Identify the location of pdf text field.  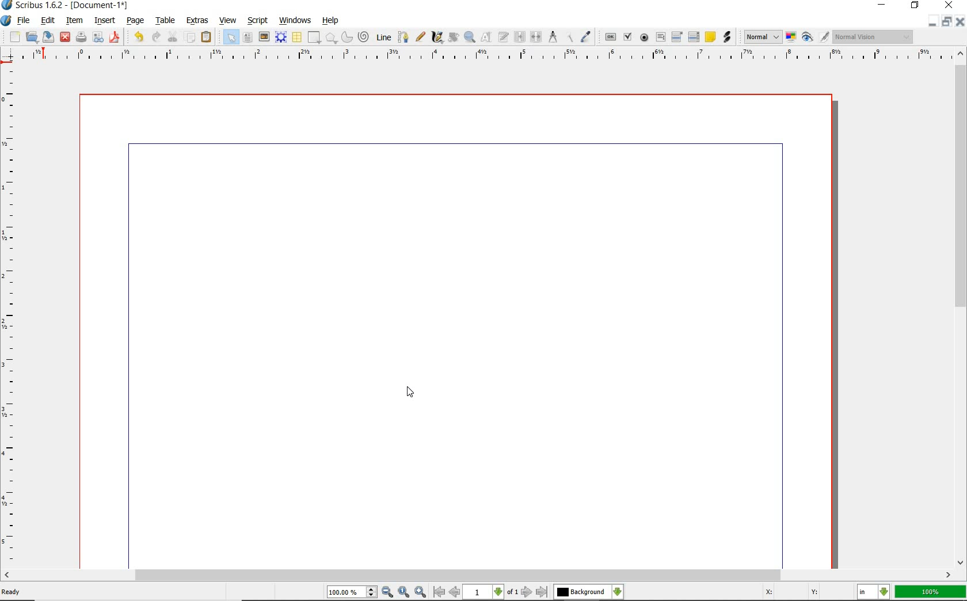
(660, 37).